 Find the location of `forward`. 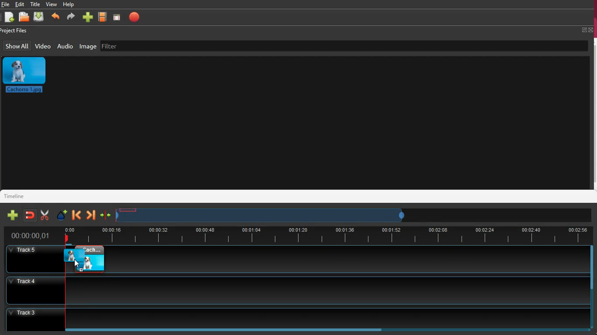

forward is located at coordinates (90, 215).